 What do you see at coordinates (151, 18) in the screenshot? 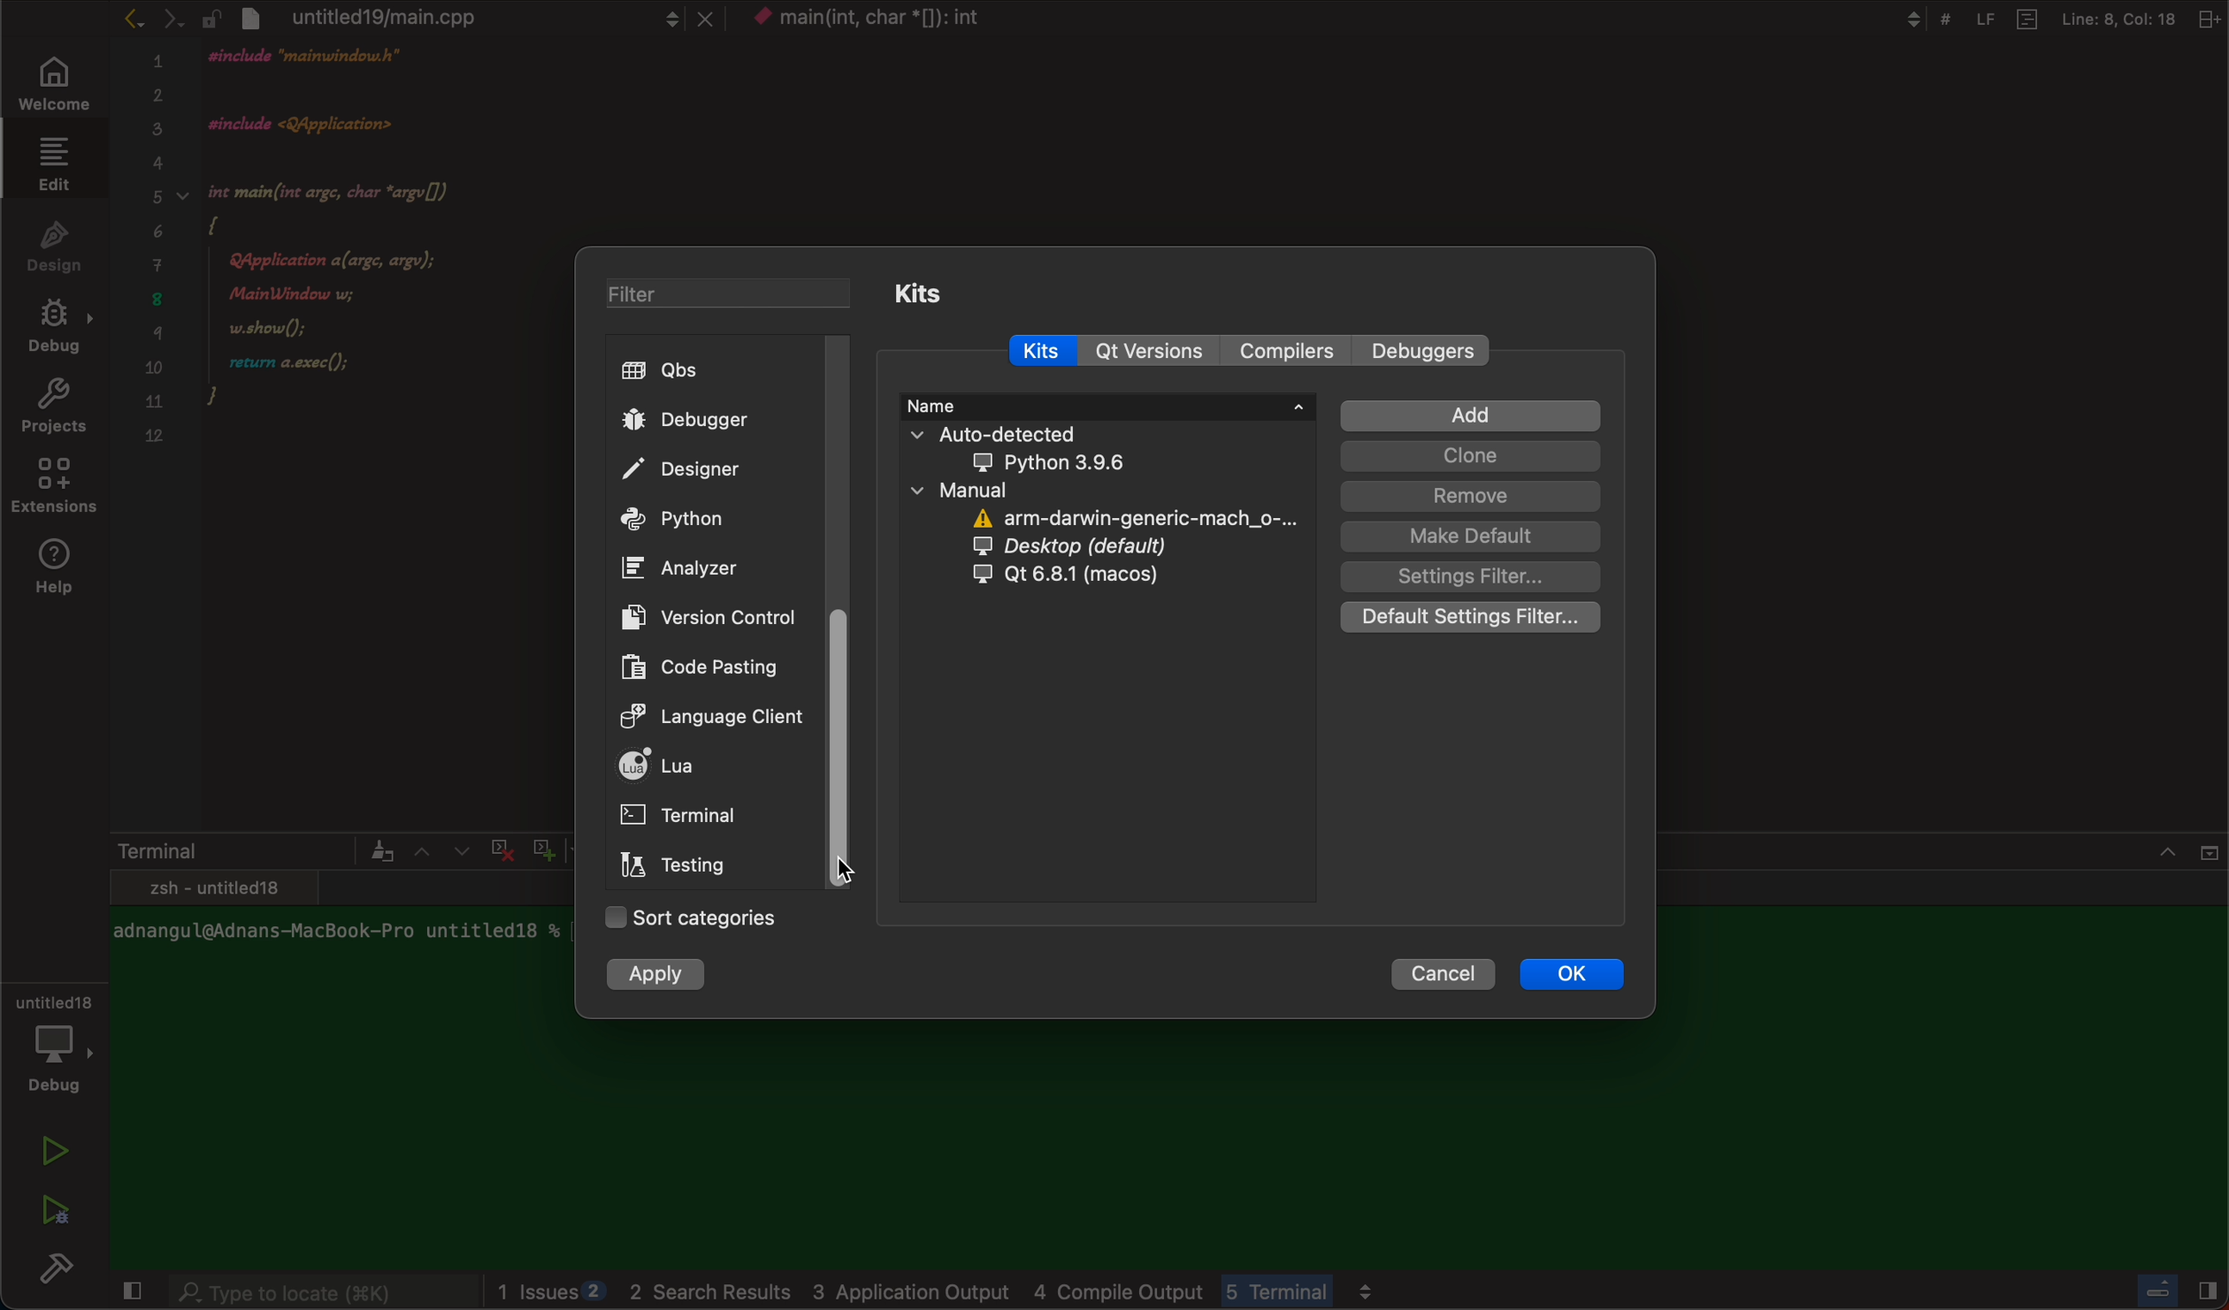
I see `arrows` at bounding box center [151, 18].